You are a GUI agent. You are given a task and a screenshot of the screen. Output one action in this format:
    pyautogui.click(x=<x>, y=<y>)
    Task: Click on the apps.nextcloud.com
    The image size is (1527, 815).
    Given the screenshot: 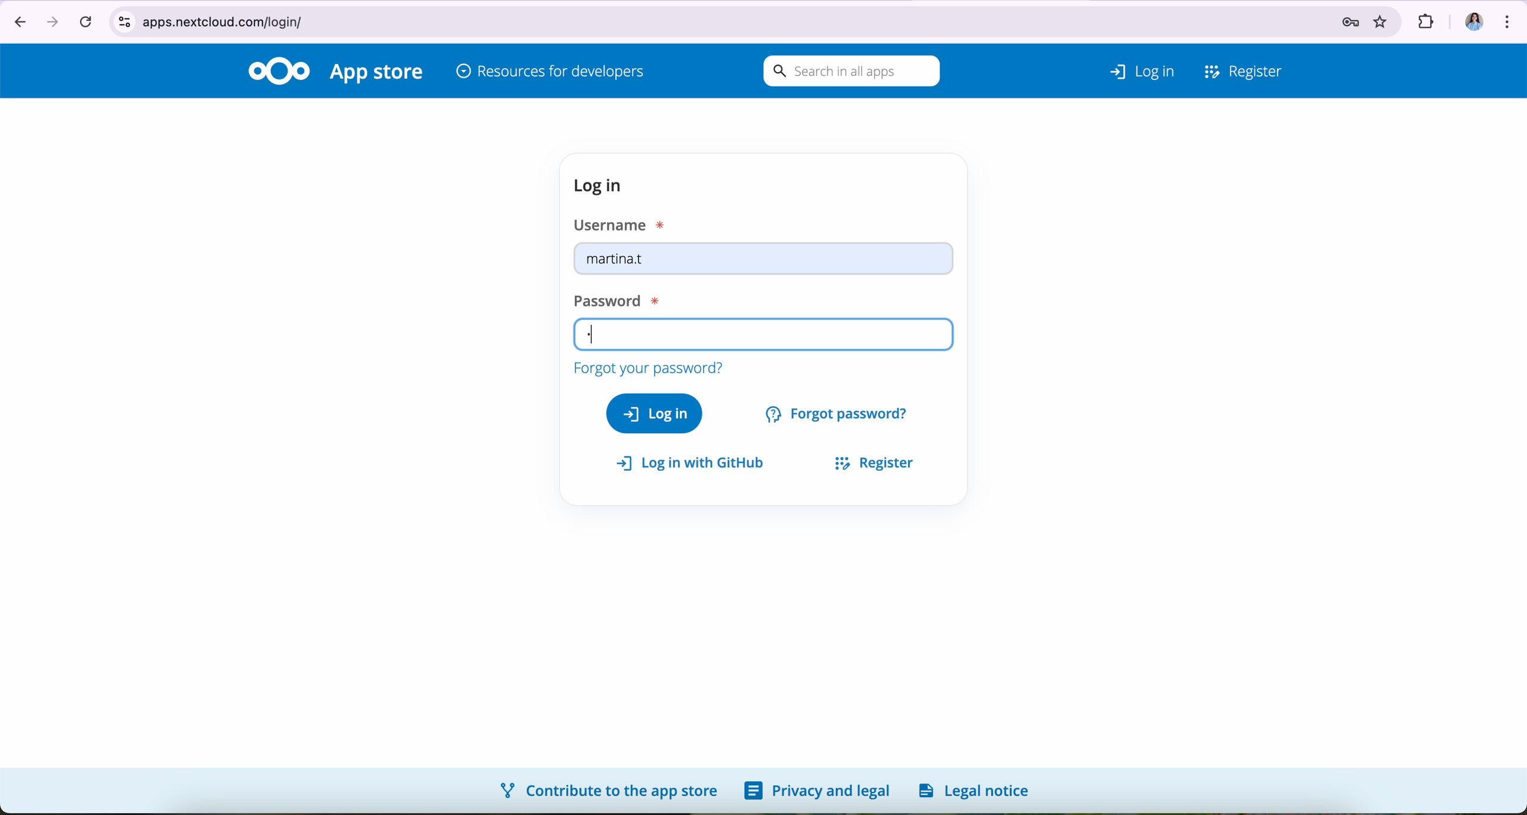 What is the action you would take?
    pyautogui.click(x=675, y=20)
    